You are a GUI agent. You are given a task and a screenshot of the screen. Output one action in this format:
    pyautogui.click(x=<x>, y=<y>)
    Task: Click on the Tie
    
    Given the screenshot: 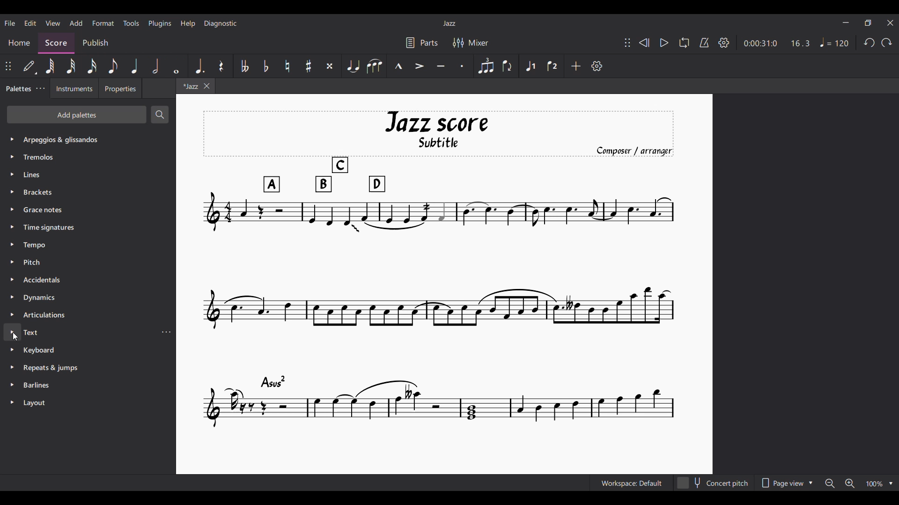 What is the action you would take?
    pyautogui.click(x=353, y=66)
    